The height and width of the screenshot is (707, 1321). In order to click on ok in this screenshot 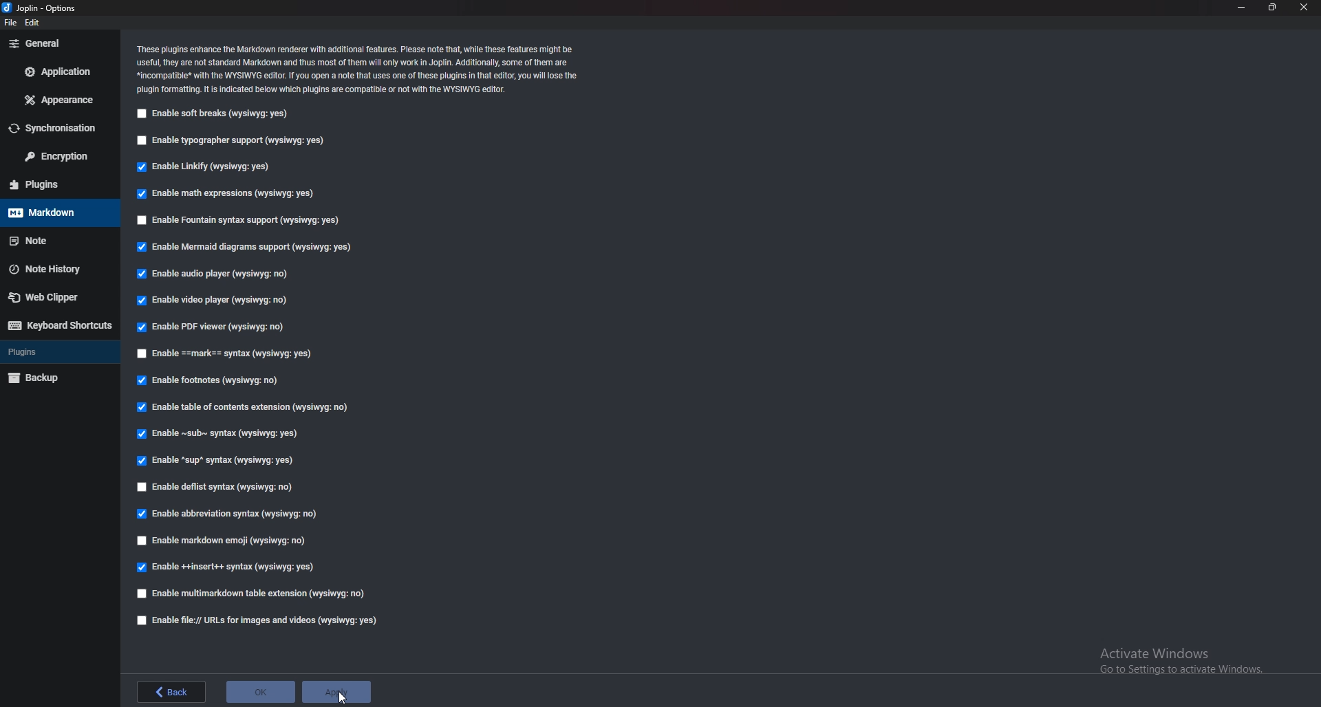, I will do `click(260, 692)`.